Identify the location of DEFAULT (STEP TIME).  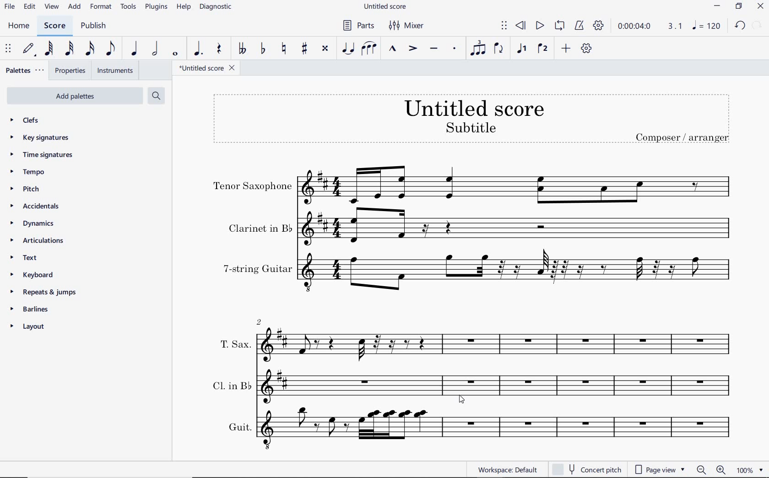
(28, 49).